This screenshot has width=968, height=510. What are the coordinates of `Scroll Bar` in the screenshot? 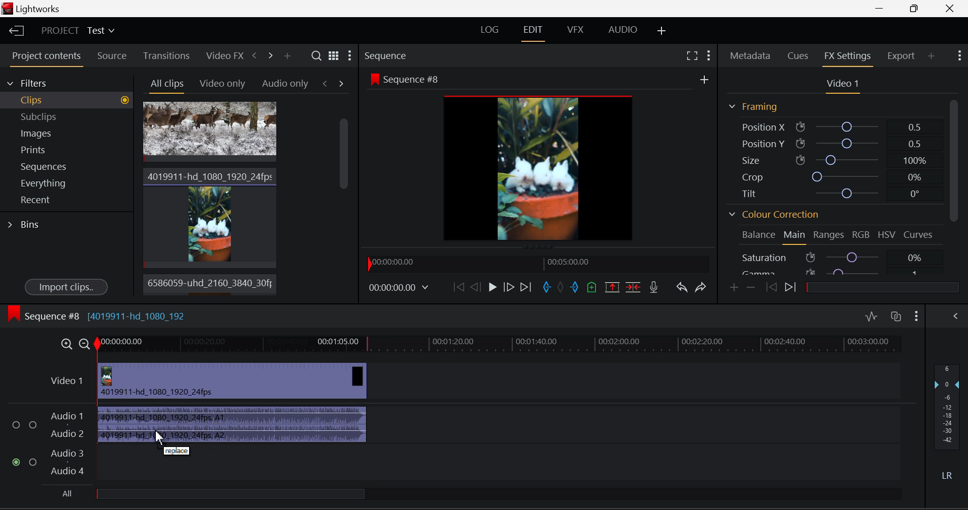 It's located at (955, 183).